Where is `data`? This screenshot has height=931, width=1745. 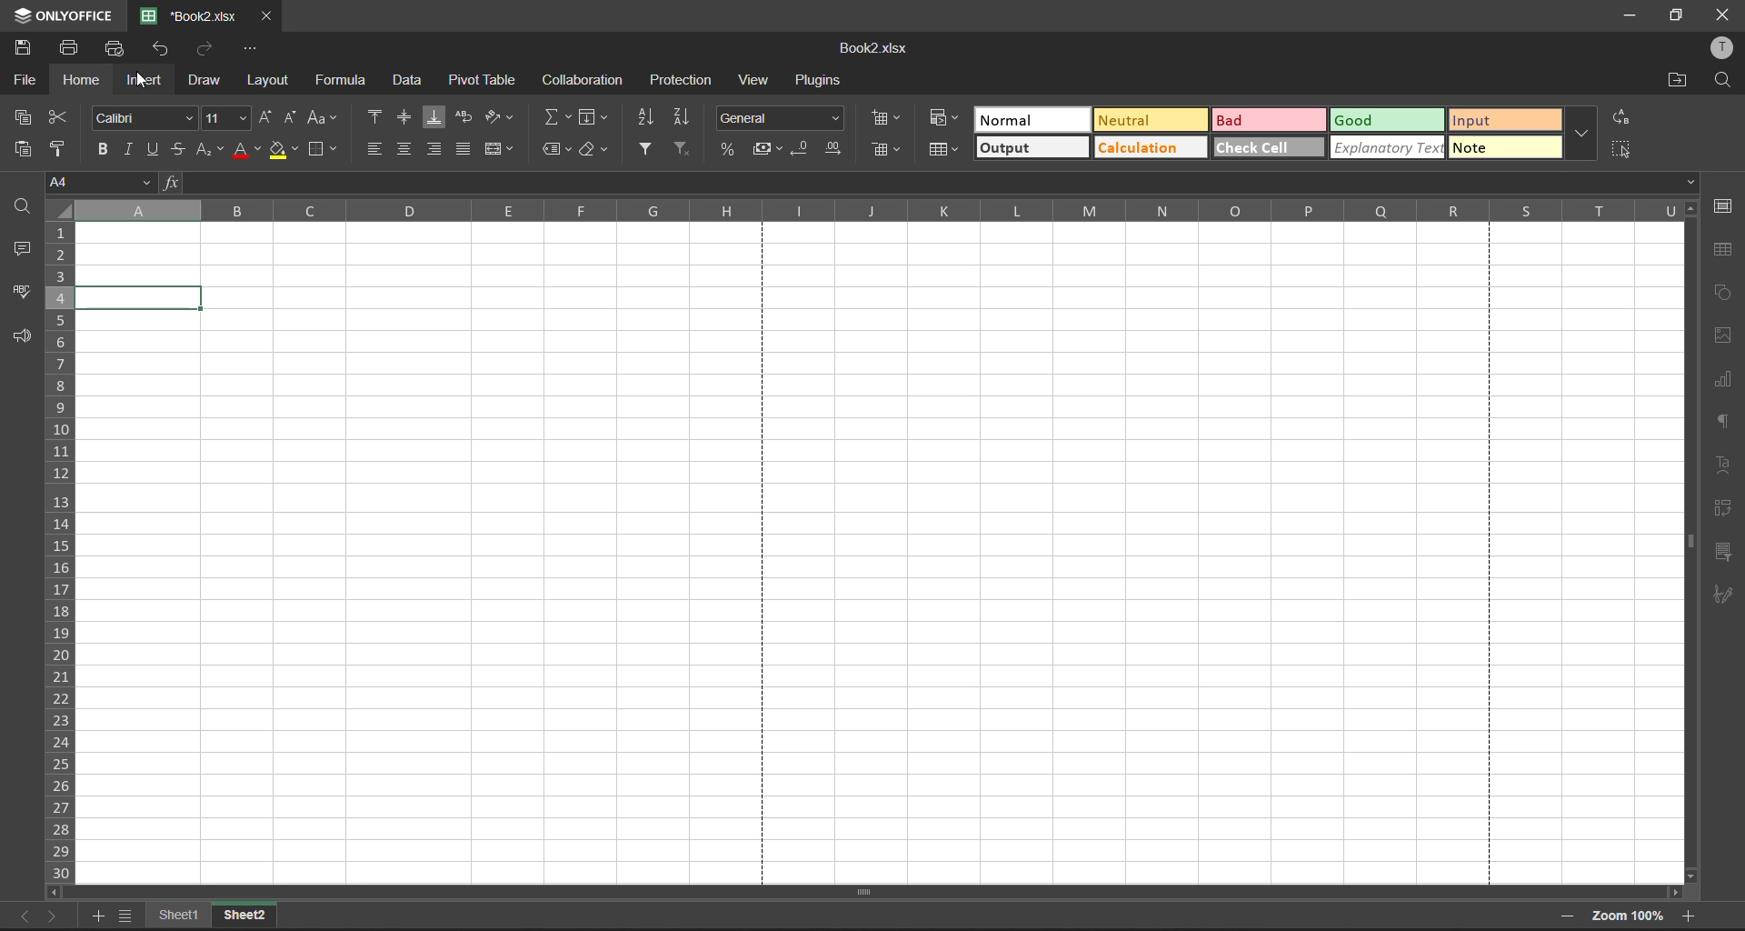
data is located at coordinates (406, 80).